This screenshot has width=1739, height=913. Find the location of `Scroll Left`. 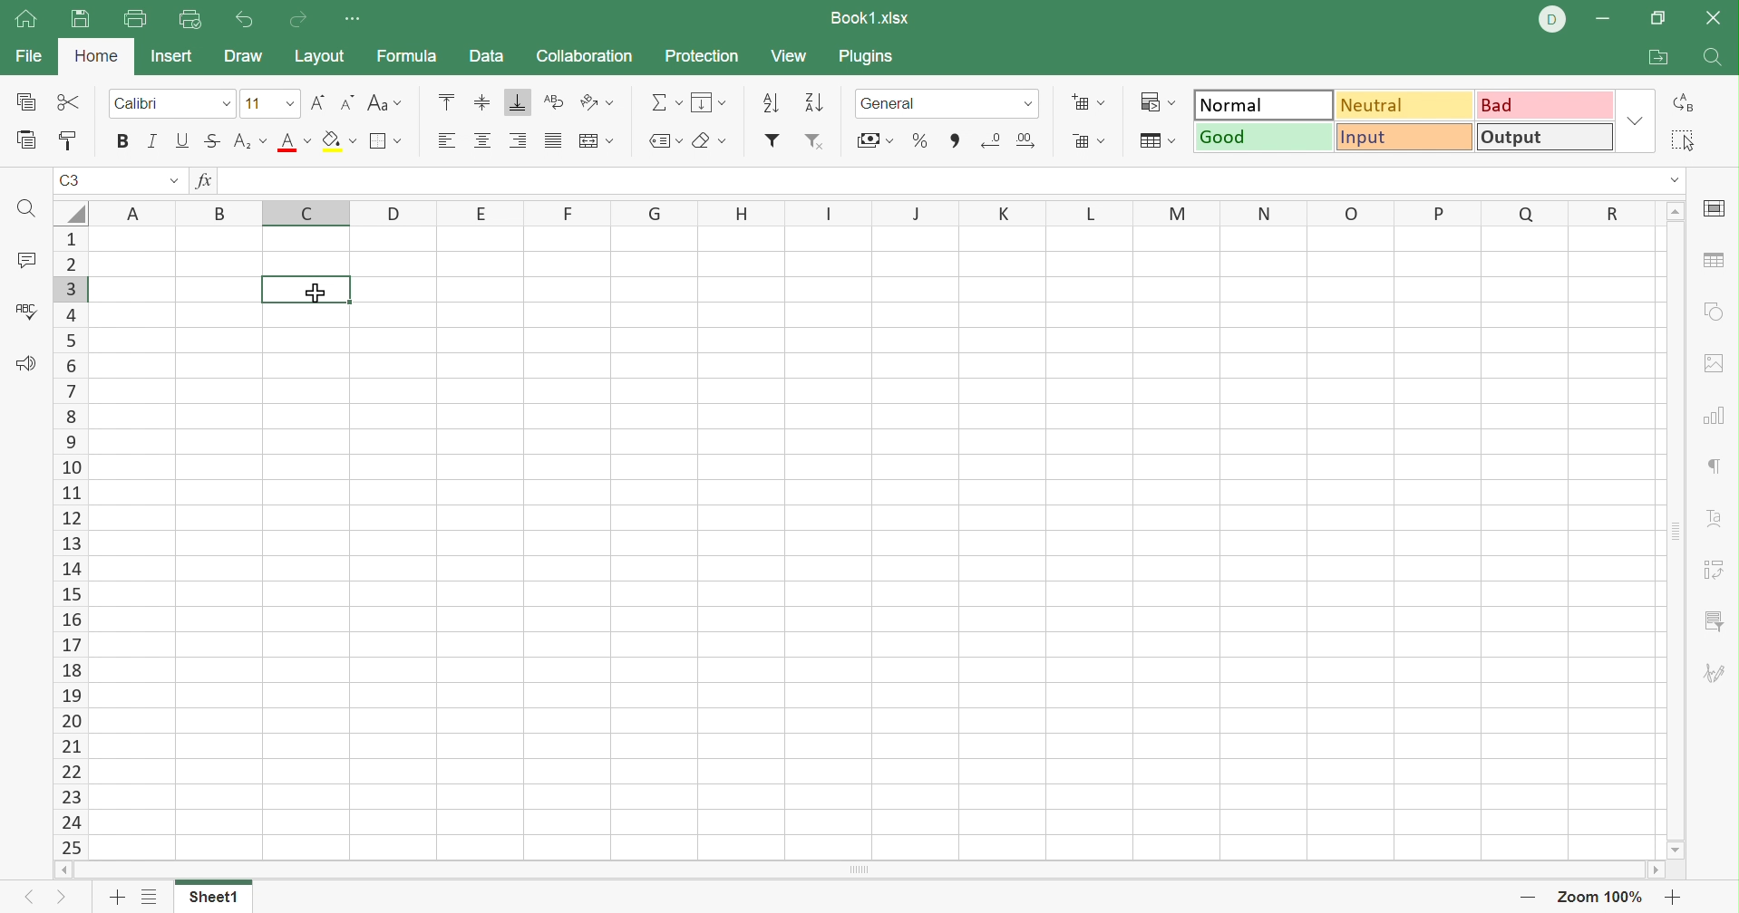

Scroll Left is located at coordinates (63, 871).